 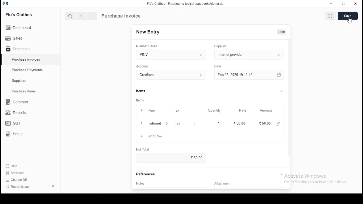 What do you see at coordinates (147, 32) in the screenshot?
I see `new entry` at bounding box center [147, 32].